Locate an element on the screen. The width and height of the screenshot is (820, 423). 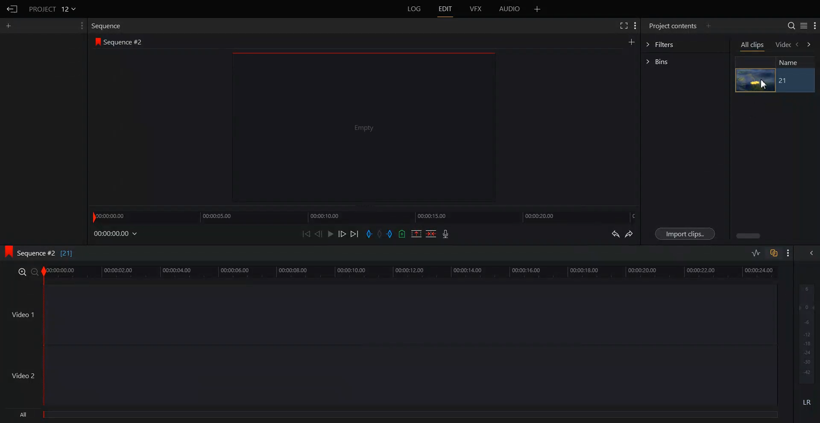
Video 1 is located at coordinates (22, 314).